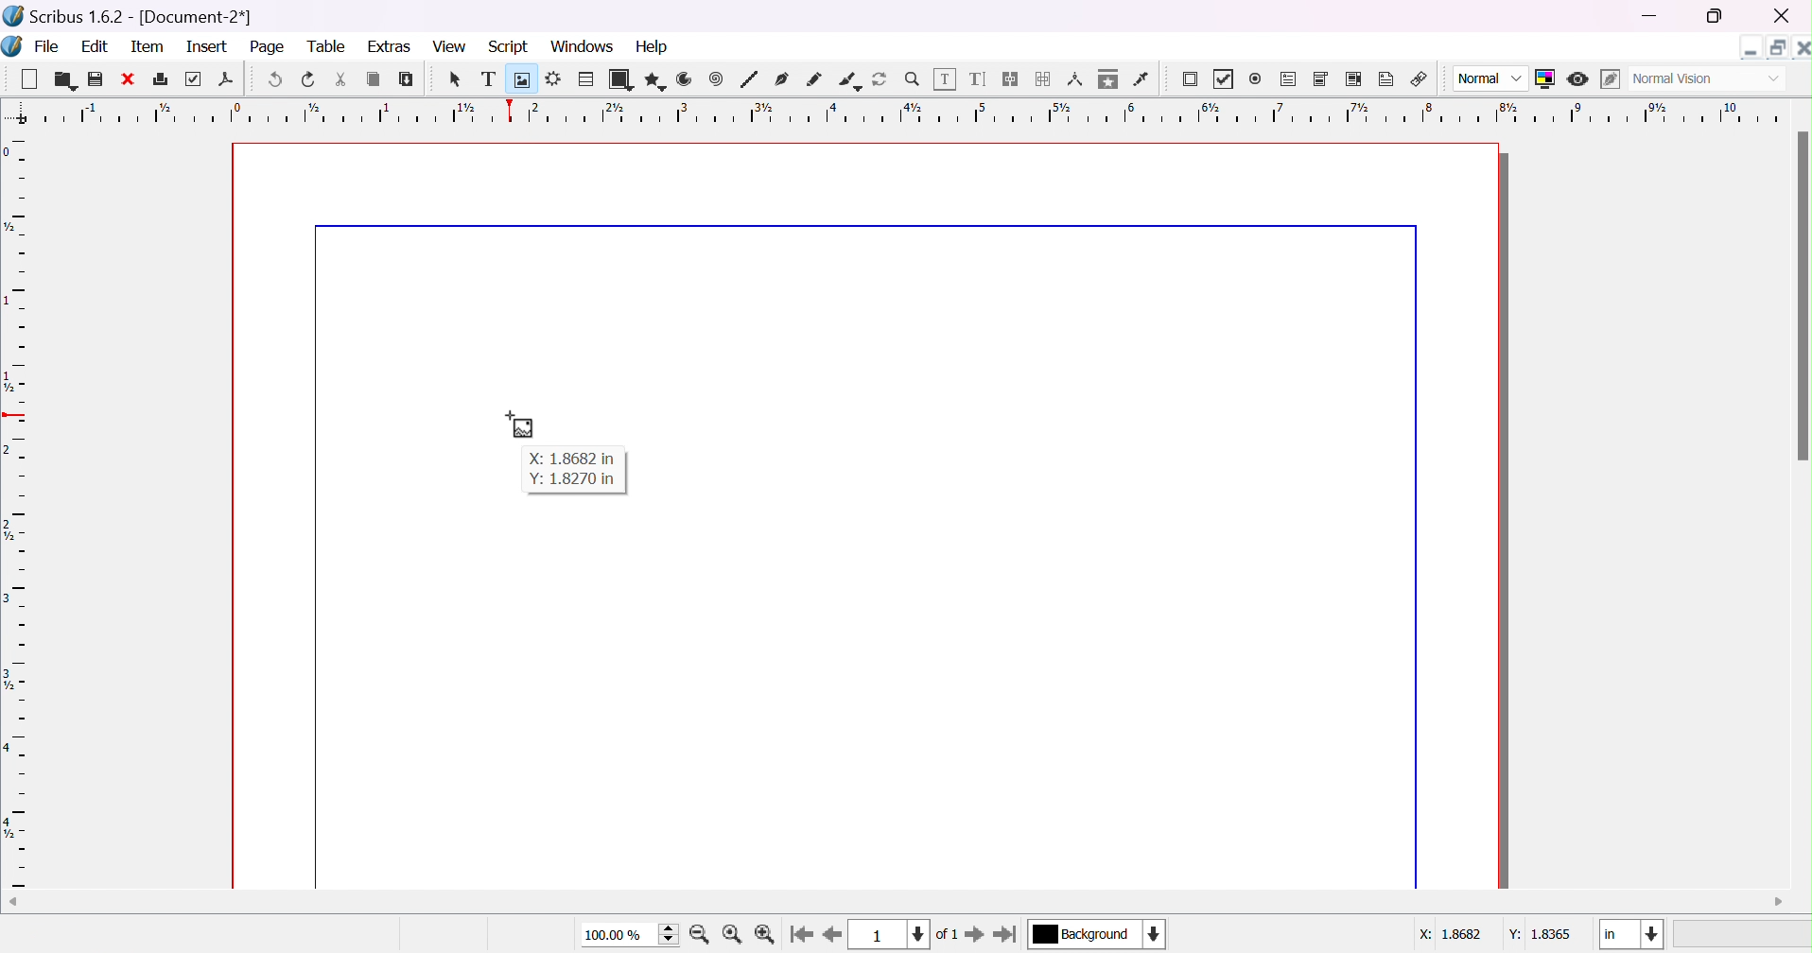  What do you see at coordinates (734, 935) in the screenshot?
I see `zoom to 100%` at bounding box center [734, 935].